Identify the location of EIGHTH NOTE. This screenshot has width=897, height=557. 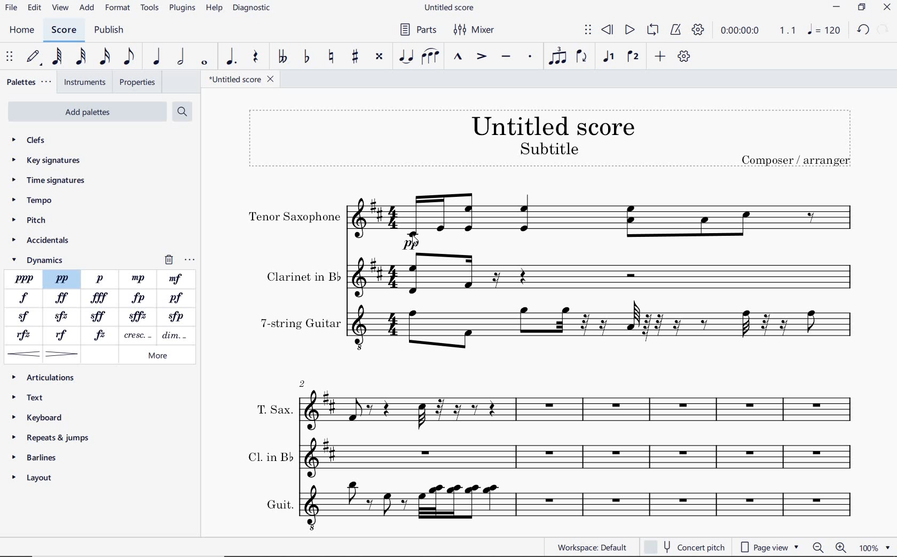
(131, 58).